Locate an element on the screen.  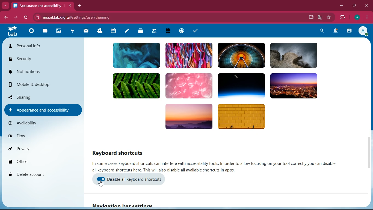
notifications is located at coordinates (39, 72).